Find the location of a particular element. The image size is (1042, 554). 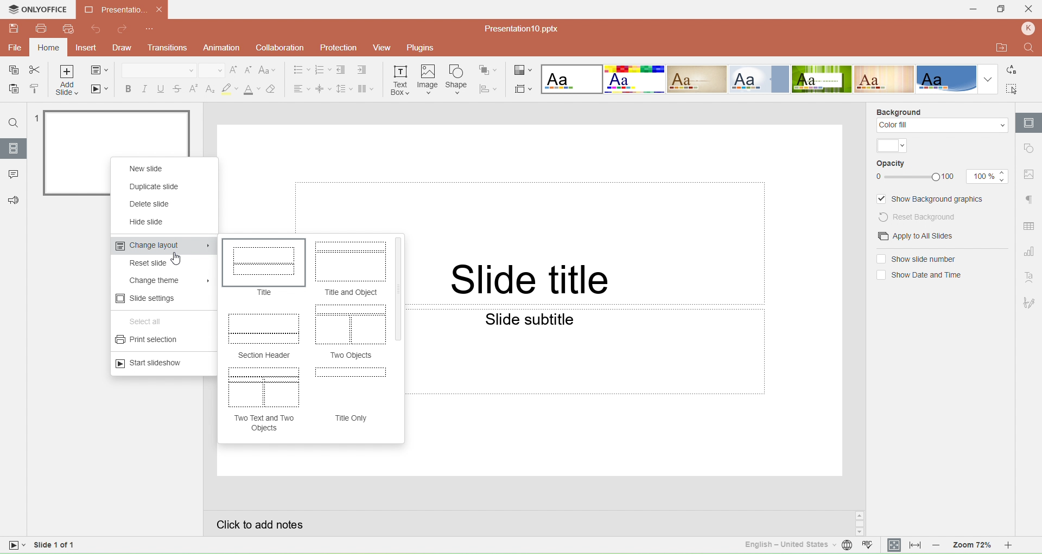

Section header Preview layout is located at coordinates (264, 328).